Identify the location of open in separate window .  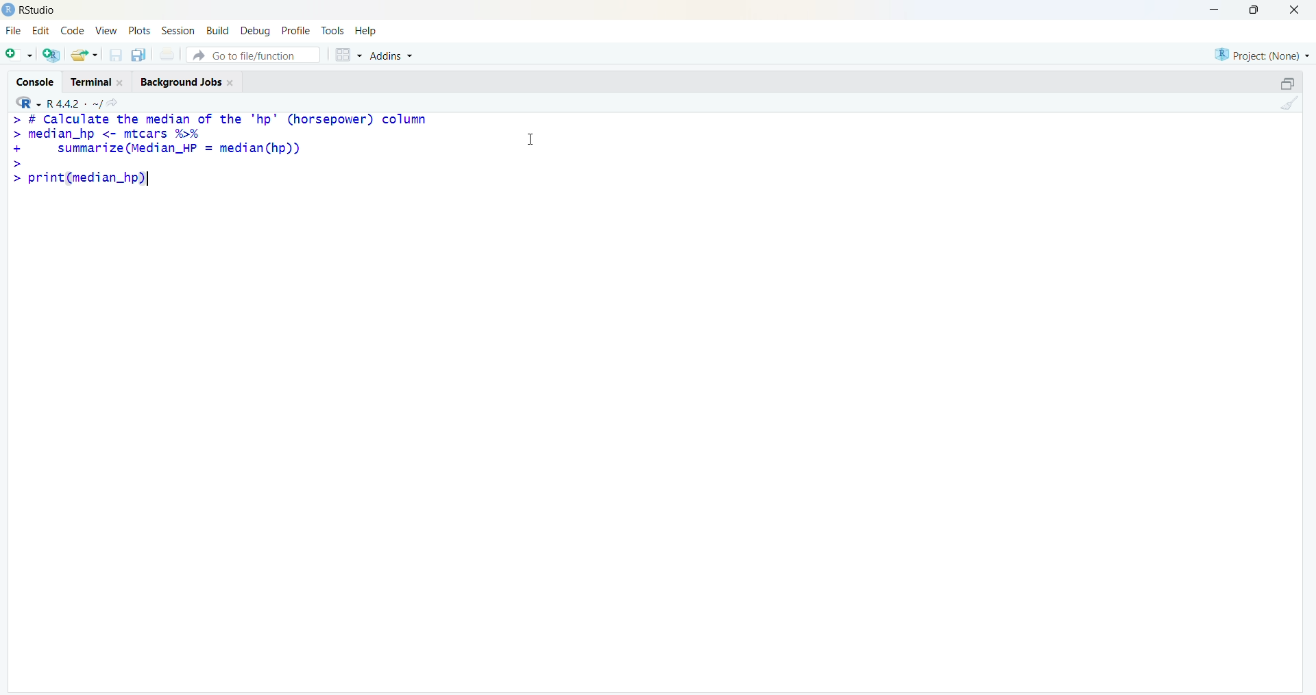
(1289, 83).